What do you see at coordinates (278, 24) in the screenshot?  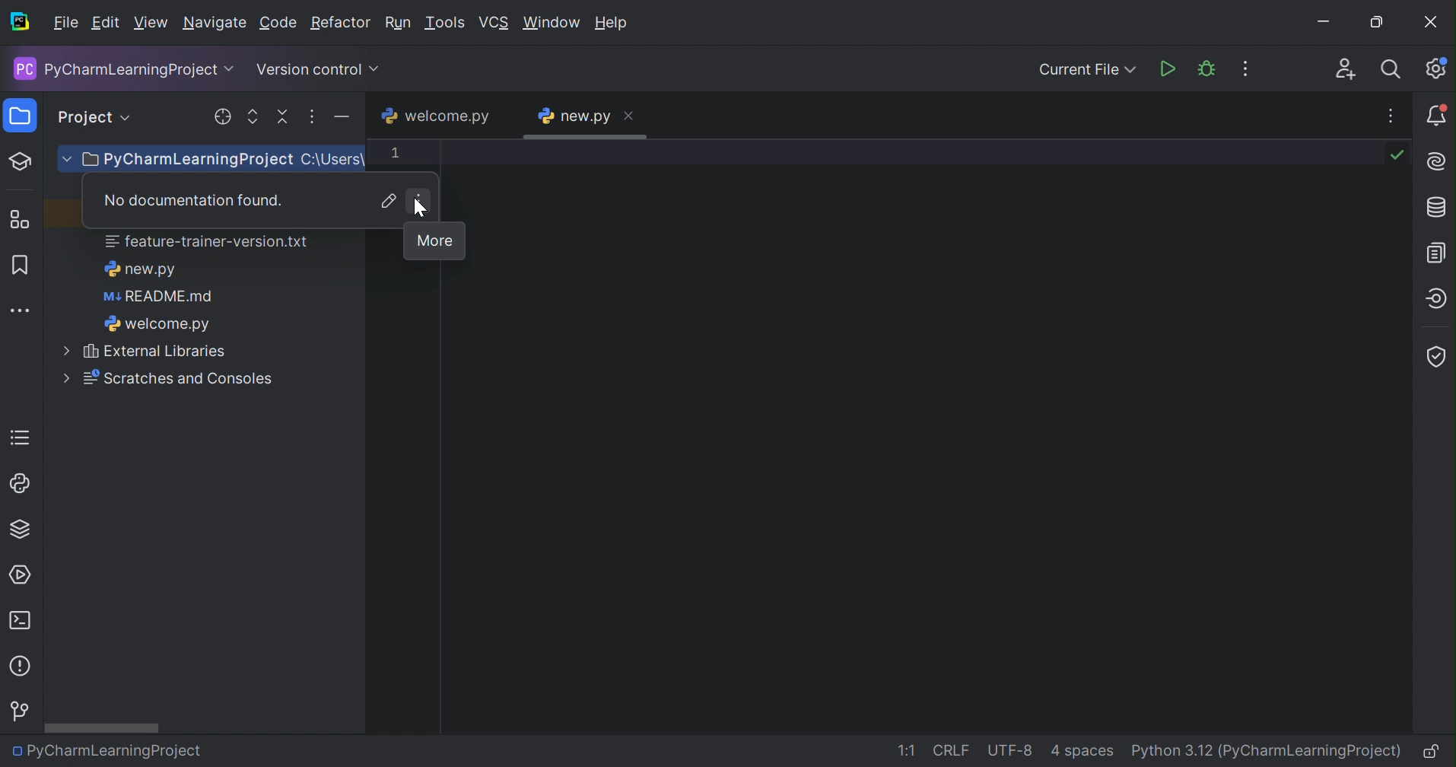 I see `Code` at bounding box center [278, 24].